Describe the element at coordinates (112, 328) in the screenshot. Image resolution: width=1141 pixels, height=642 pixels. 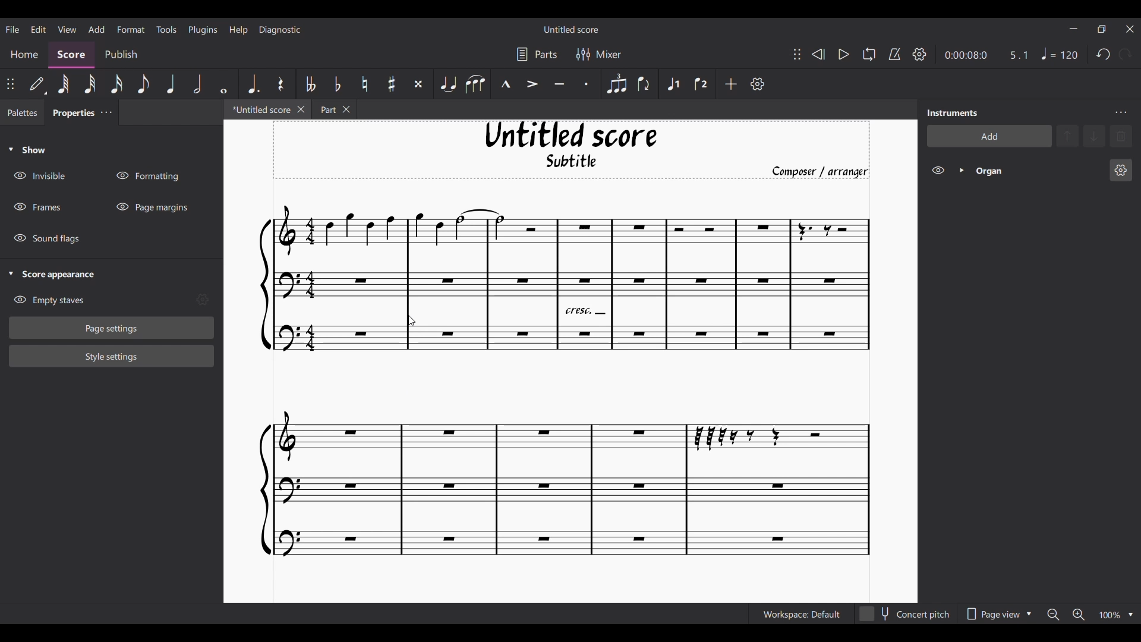
I see `Page settings` at that location.